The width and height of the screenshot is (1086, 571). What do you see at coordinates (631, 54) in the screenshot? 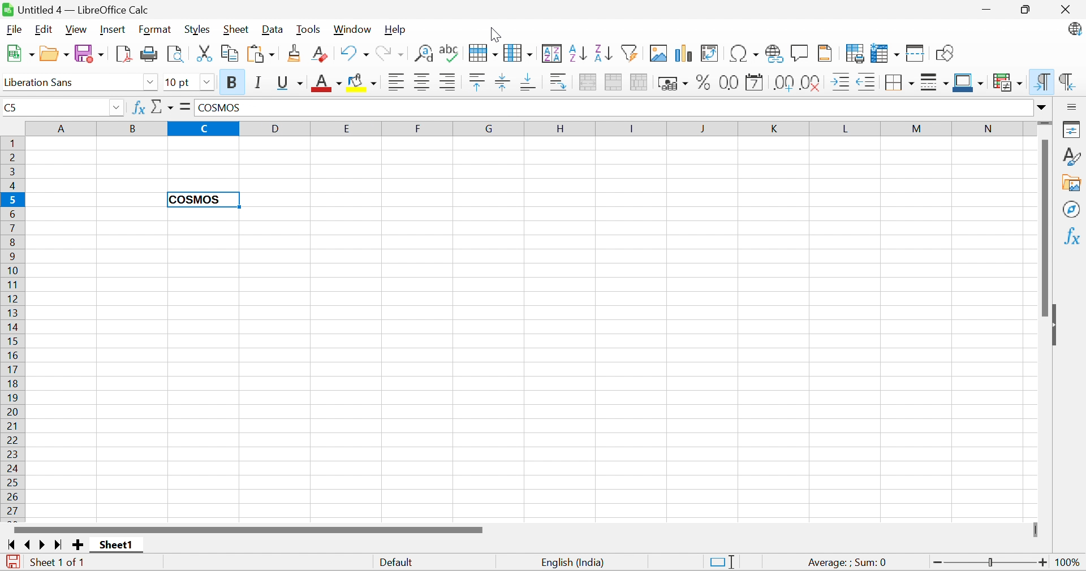
I see `AutoFilter` at bounding box center [631, 54].